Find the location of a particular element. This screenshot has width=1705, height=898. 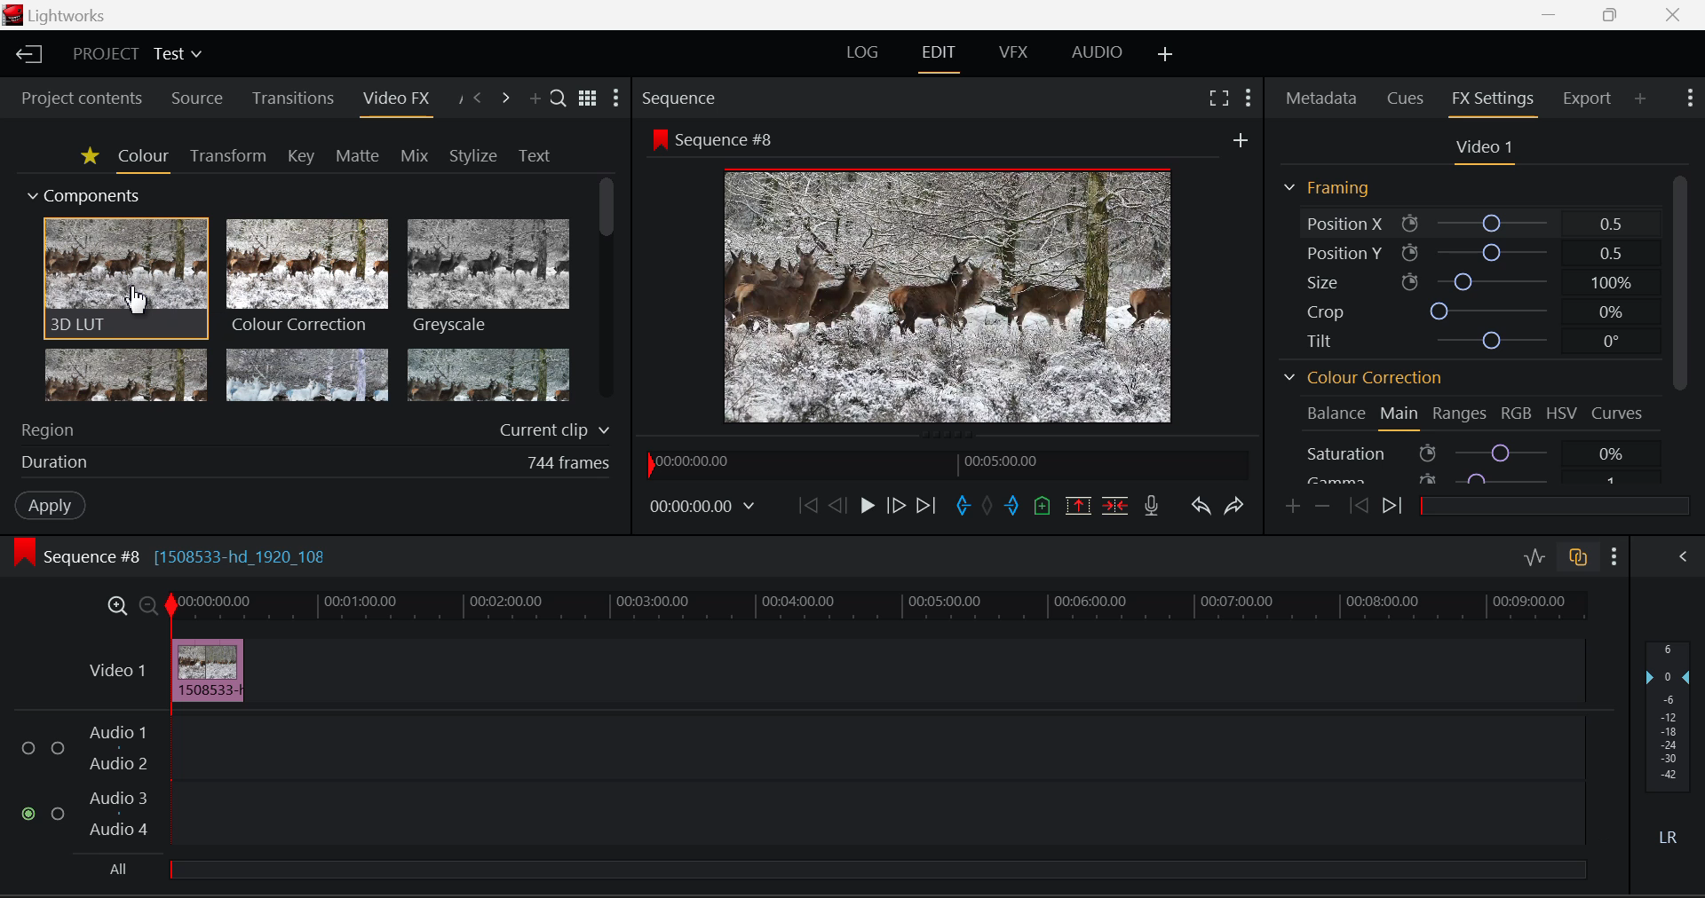

Previous keyframe is located at coordinates (1359, 507).